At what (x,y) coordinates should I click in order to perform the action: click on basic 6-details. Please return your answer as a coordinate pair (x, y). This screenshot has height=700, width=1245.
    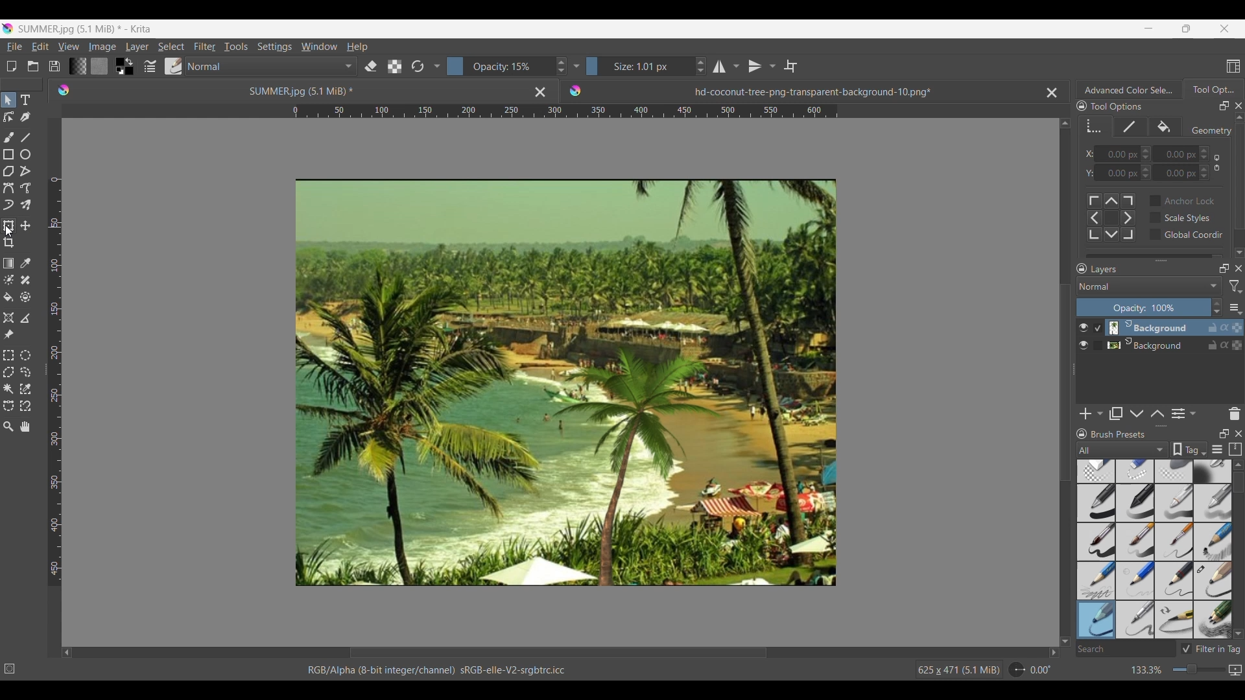
    Looking at the image, I should click on (1176, 542).